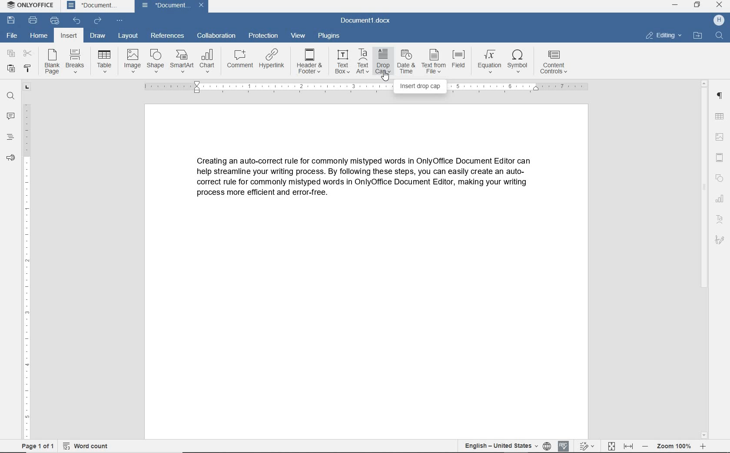  Describe the element at coordinates (555, 63) in the screenshot. I see `content controls` at that location.